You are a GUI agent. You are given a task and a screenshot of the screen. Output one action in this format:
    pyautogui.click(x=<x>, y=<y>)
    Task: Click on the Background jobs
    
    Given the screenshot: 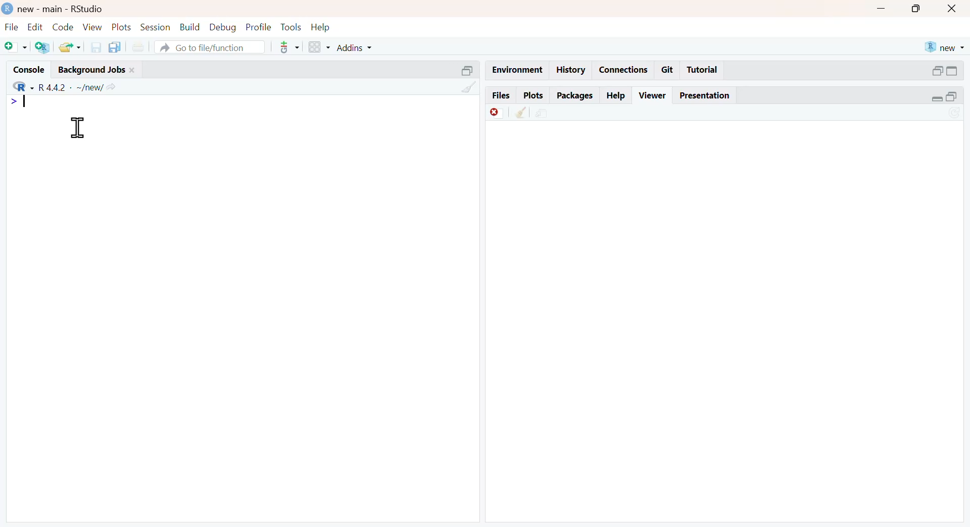 What is the action you would take?
    pyautogui.click(x=92, y=71)
    